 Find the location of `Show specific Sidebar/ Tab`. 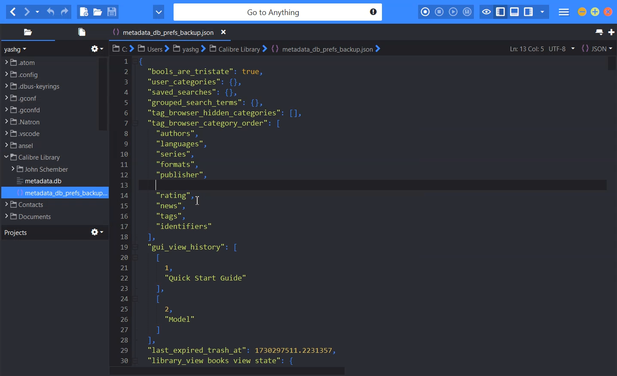

Show specific Sidebar/ Tab is located at coordinates (542, 12).